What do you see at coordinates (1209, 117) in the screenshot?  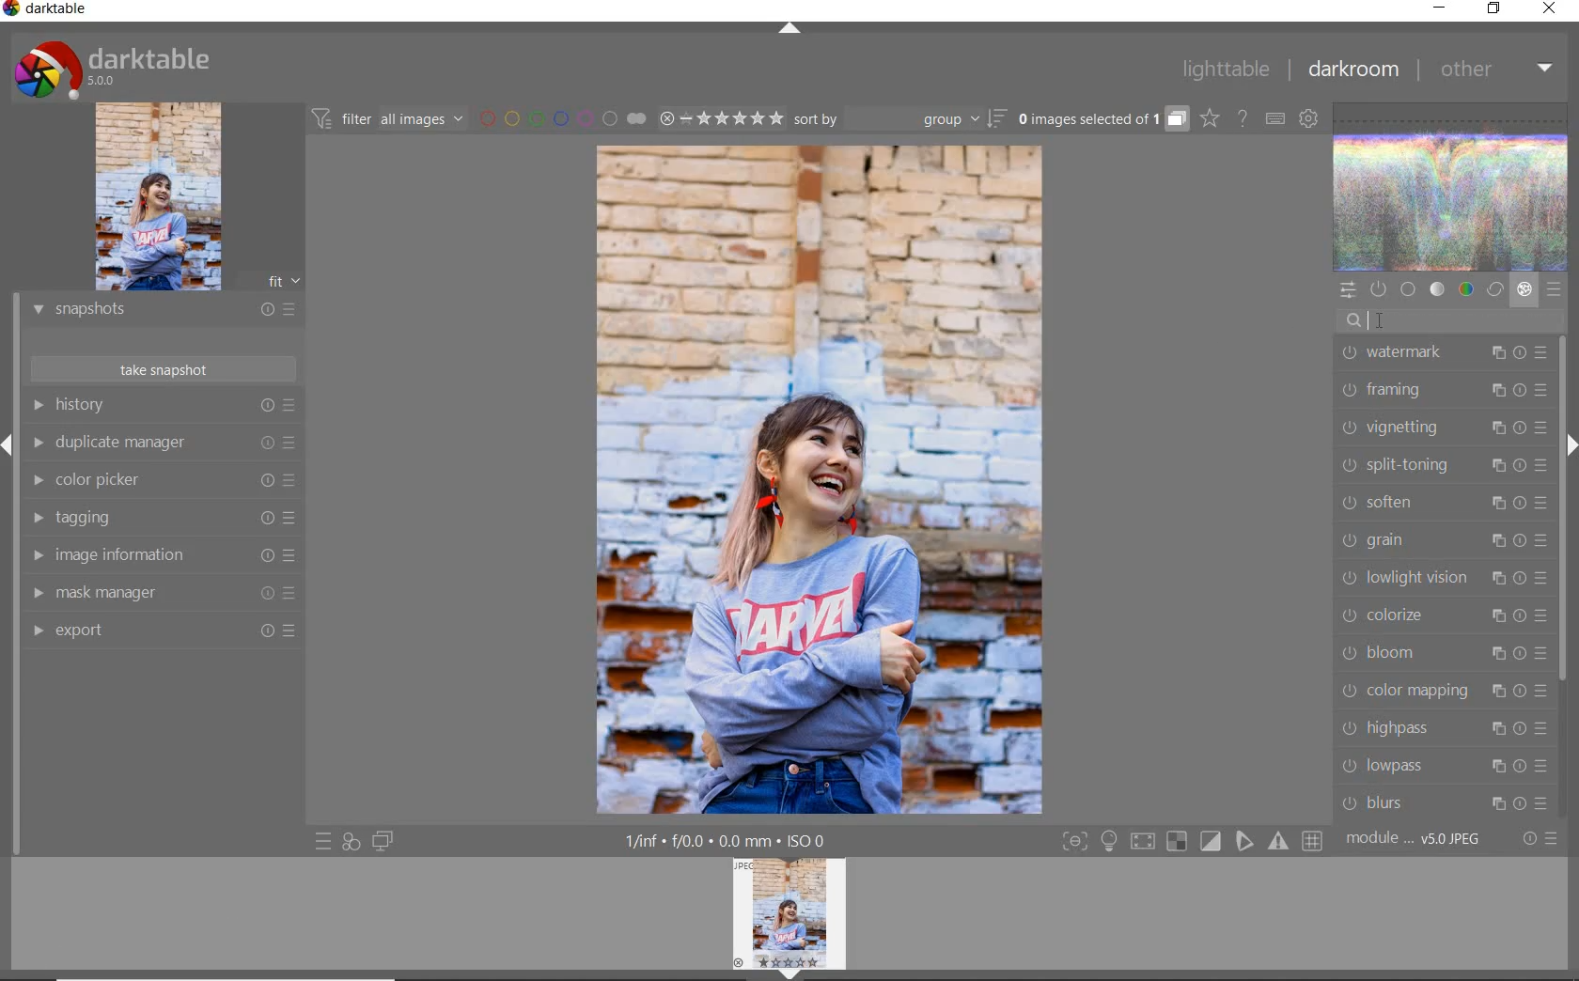 I see `click to change overlays on thumbnails` at bounding box center [1209, 117].